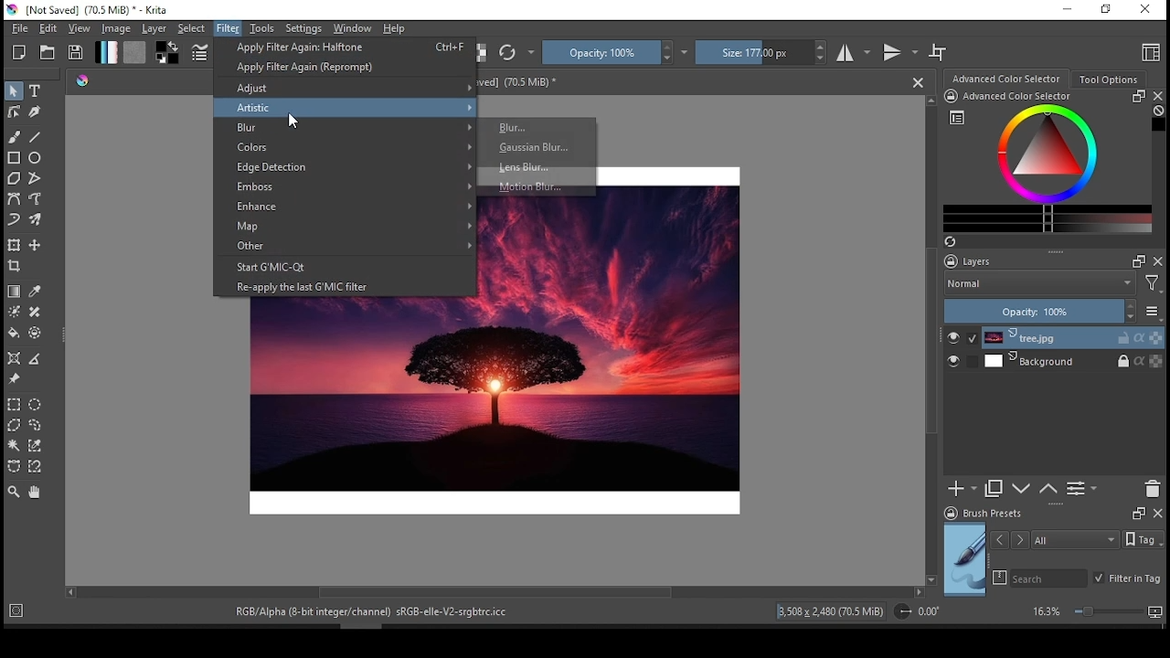 This screenshot has width=1170, height=658. I want to click on brush presets, so click(1012, 514).